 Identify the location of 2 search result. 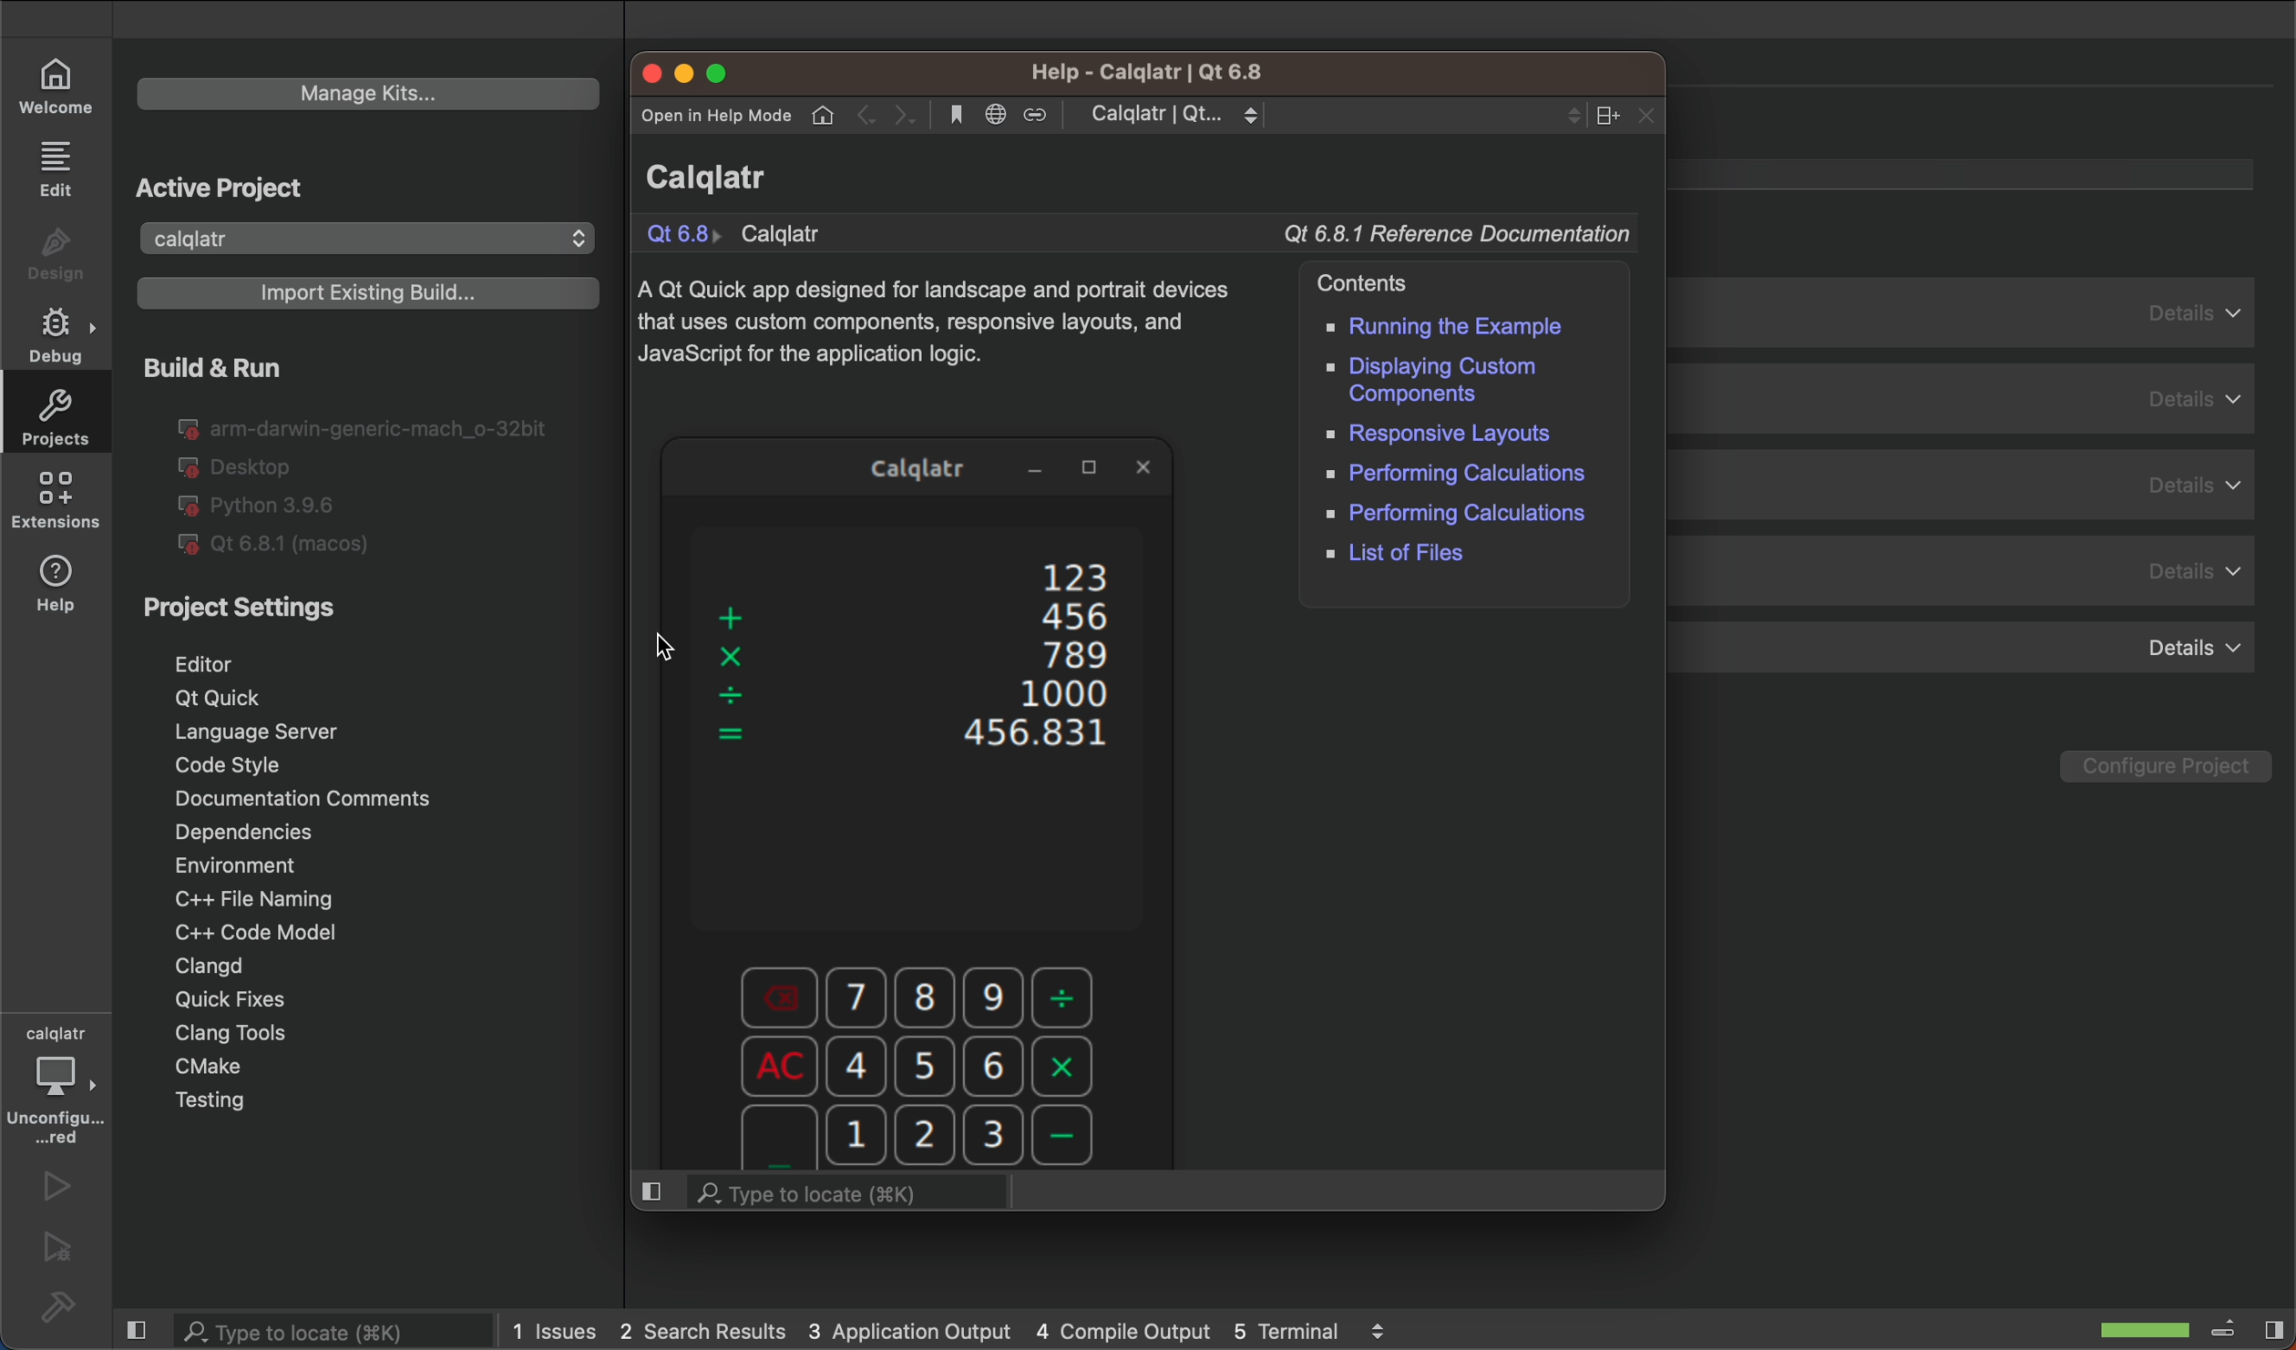
(705, 1330).